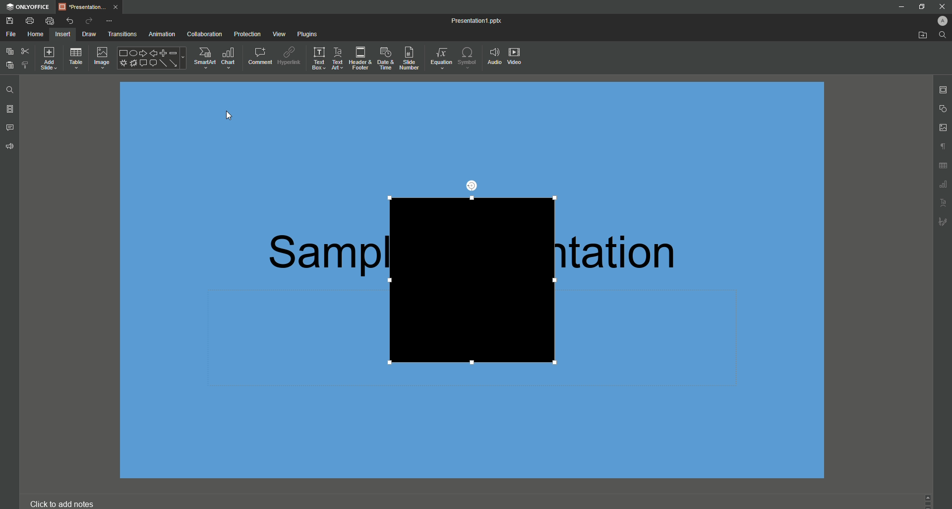 The width and height of the screenshot is (952, 509). I want to click on Undo, so click(70, 21).